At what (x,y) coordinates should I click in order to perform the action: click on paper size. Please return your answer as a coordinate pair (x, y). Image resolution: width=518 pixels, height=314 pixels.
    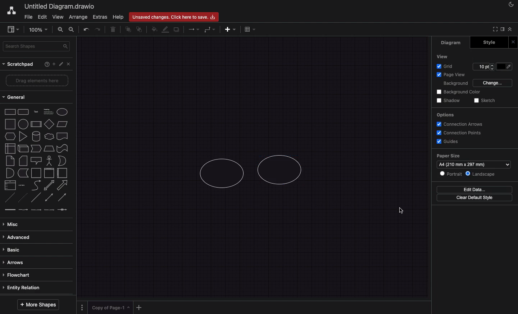
    Looking at the image, I should click on (448, 156).